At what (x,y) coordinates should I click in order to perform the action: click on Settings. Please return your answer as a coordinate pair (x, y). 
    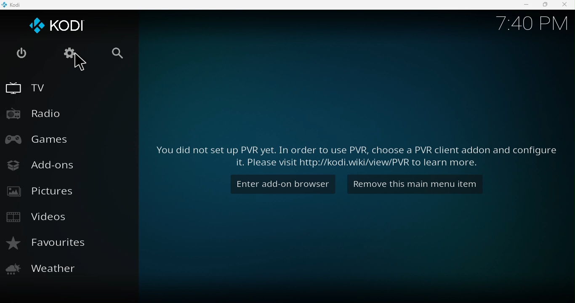
    Looking at the image, I should click on (68, 55).